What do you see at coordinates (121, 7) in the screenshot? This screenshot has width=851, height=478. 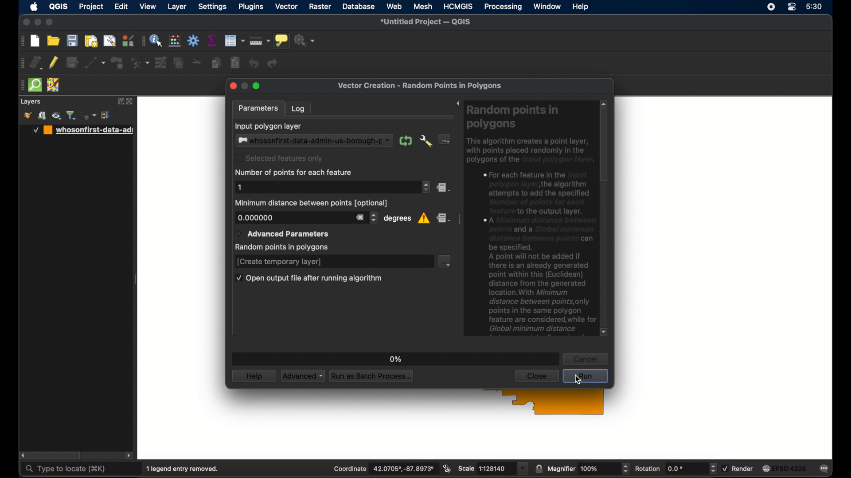 I see `edit` at bounding box center [121, 7].